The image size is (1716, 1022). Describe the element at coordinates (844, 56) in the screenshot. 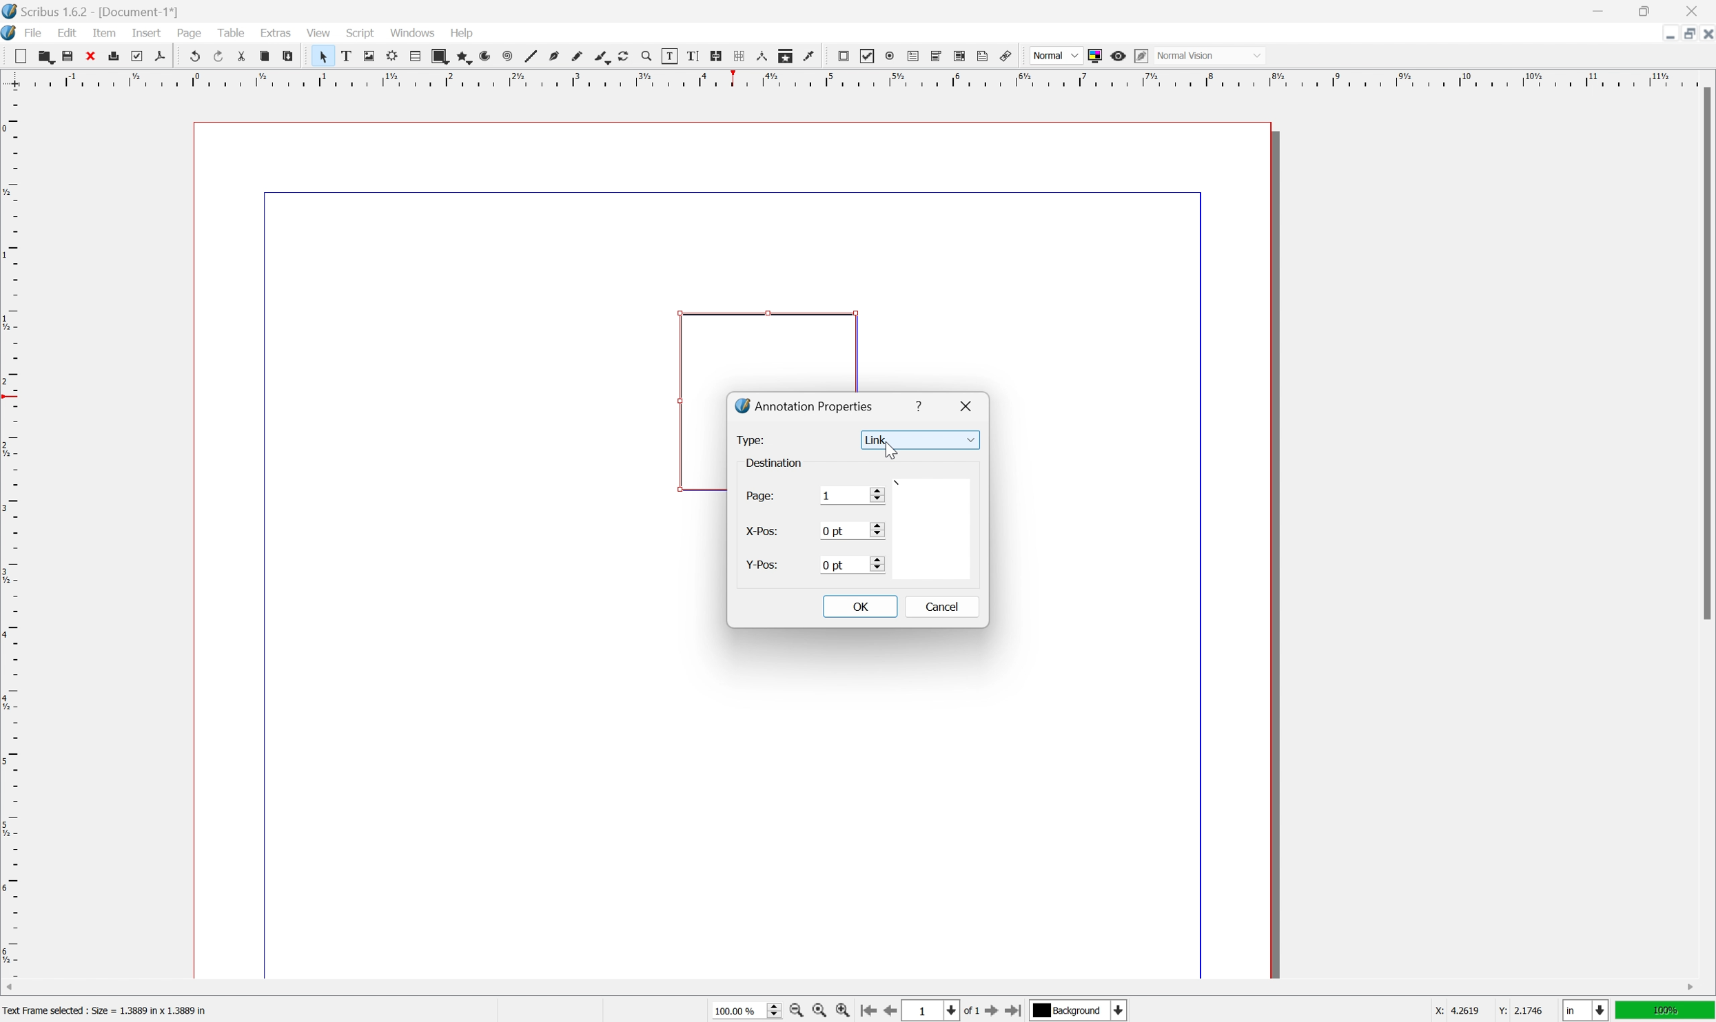

I see `pdf push button` at that location.